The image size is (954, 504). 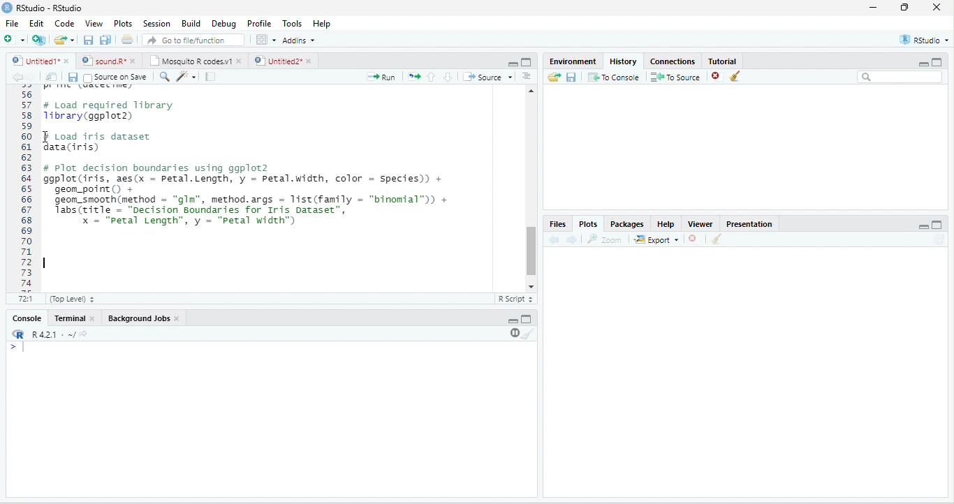 I want to click on # Load iris dataset data(iris), so click(x=101, y=142).